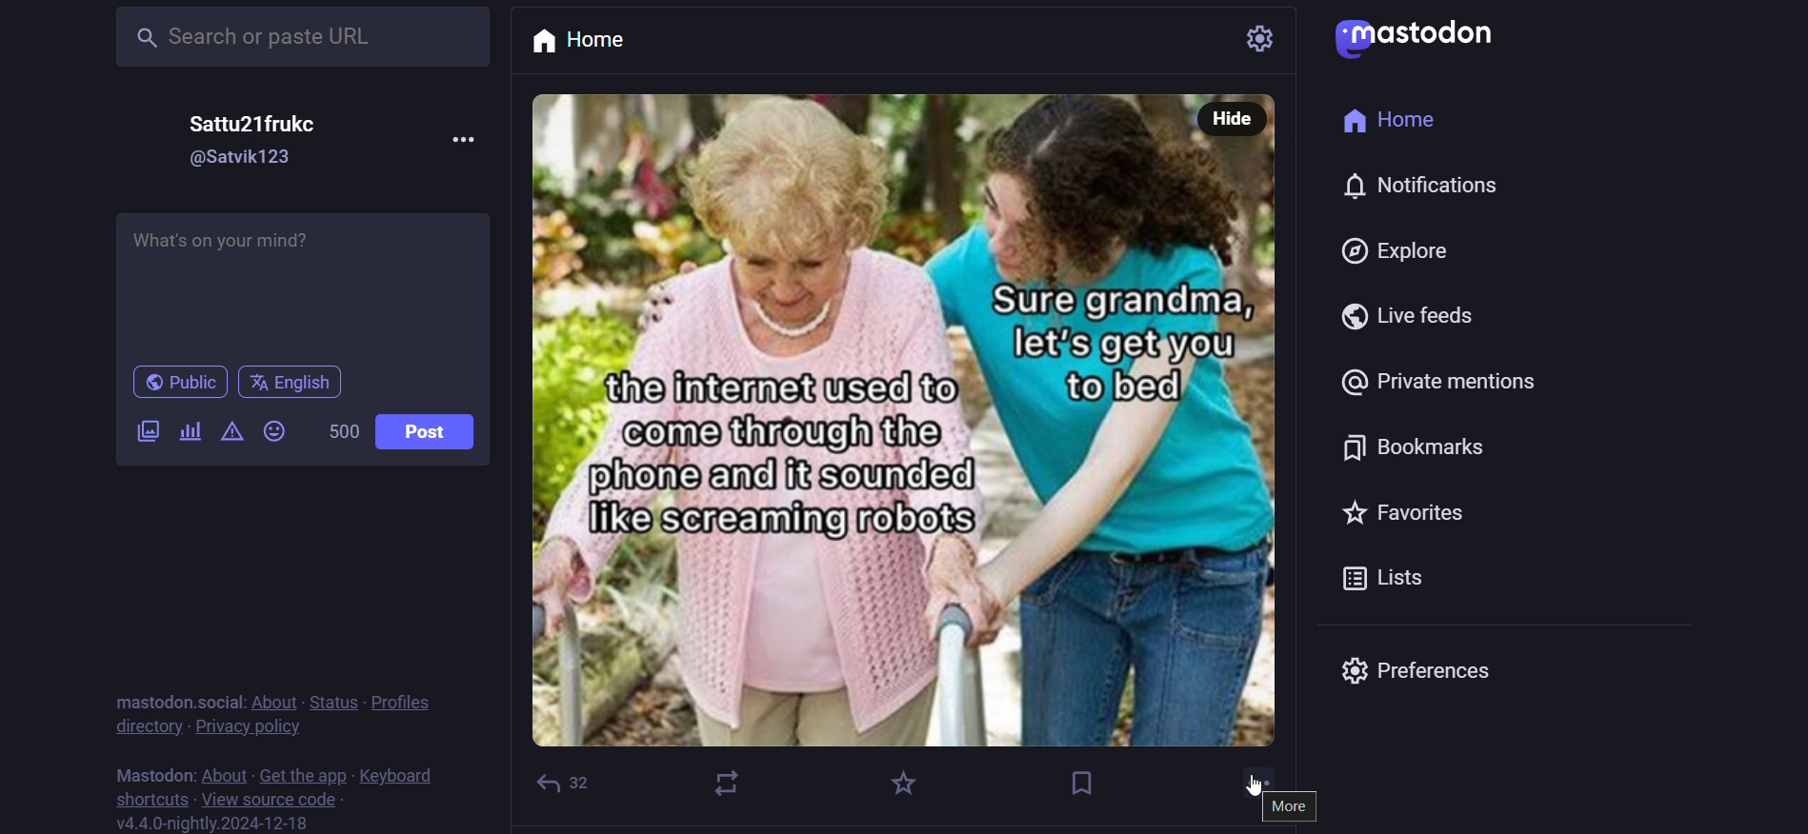 Image resolution: width=1808 pixels, height=834 pixels. Describe the element at coordinates (293, 381) in the screenshot. I see `english` at that location.